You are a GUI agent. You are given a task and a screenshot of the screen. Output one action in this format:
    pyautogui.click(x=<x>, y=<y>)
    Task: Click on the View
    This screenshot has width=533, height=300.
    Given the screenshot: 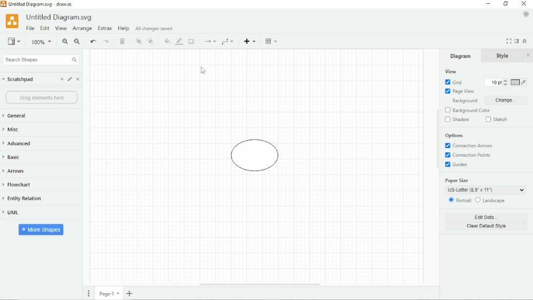 What is the action you would take?
    pyautogui.click(x=14, y=41)
    